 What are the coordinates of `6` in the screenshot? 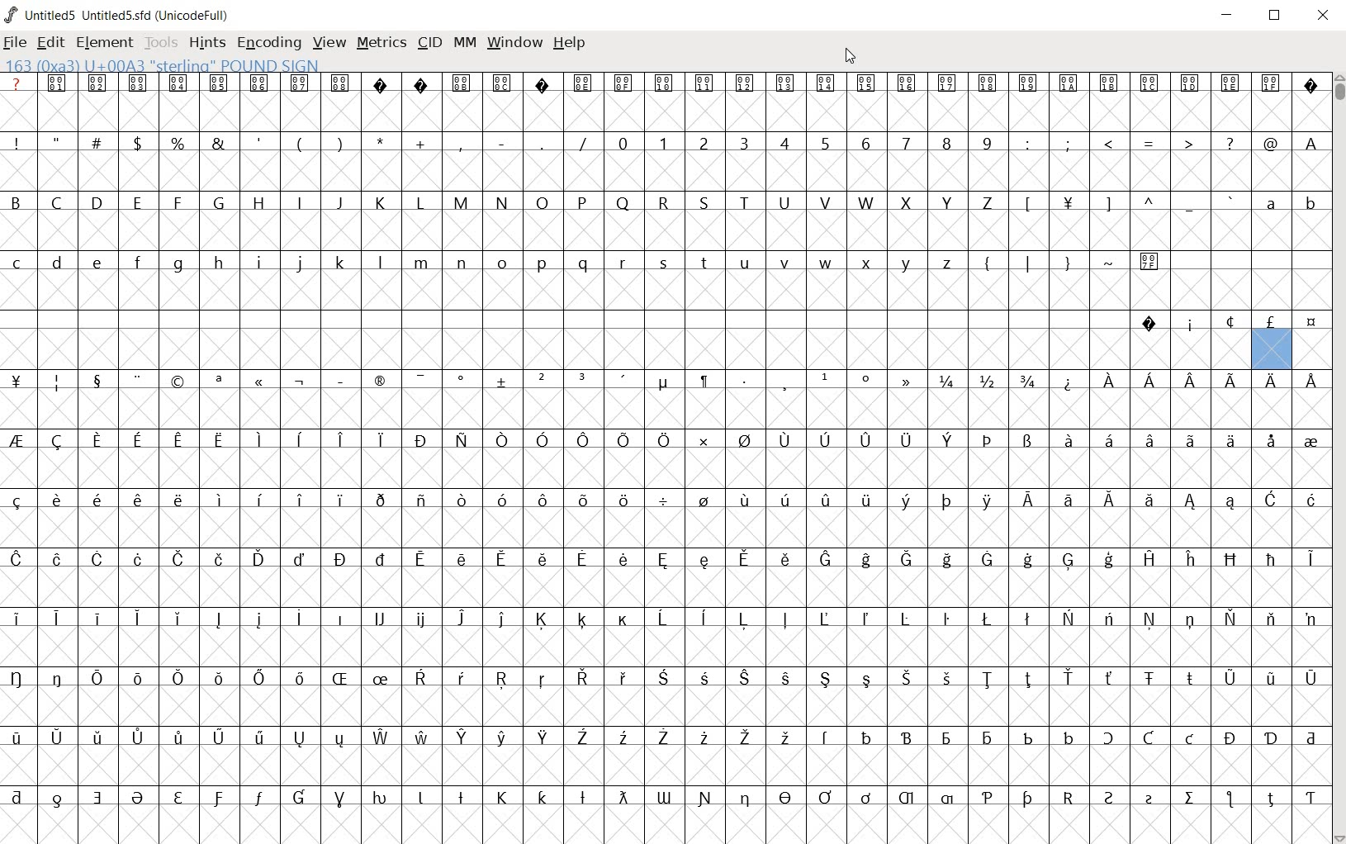 It's located at (865, 143).